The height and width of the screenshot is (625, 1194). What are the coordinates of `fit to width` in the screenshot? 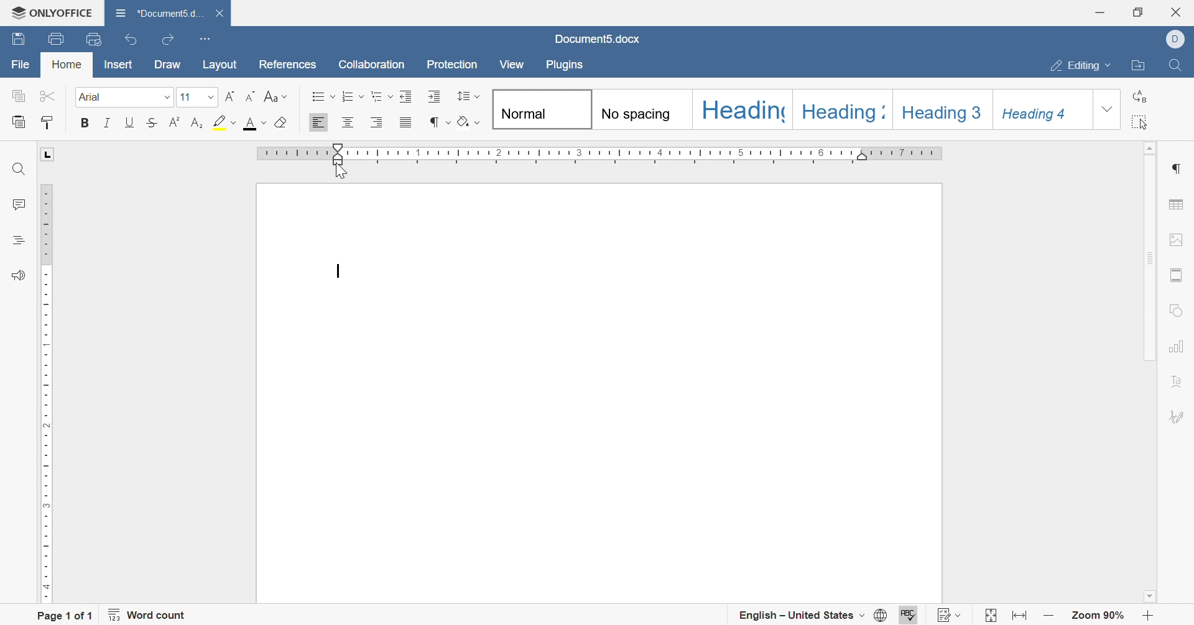 It's located at (1019, 616).